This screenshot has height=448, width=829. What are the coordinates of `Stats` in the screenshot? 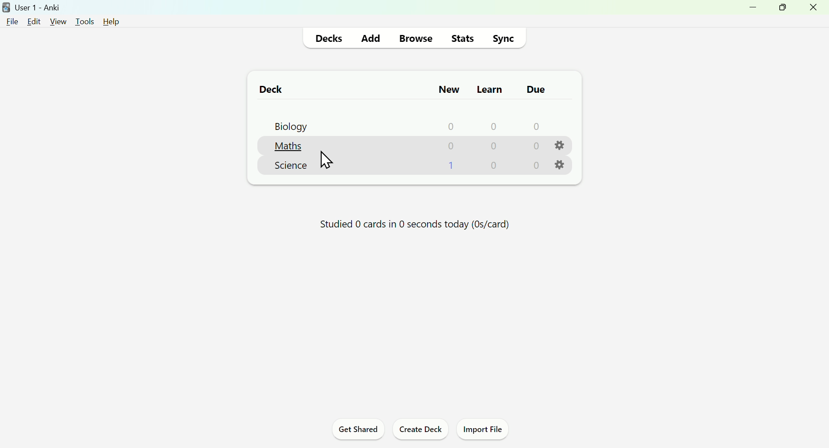 It's located at (461, 38).